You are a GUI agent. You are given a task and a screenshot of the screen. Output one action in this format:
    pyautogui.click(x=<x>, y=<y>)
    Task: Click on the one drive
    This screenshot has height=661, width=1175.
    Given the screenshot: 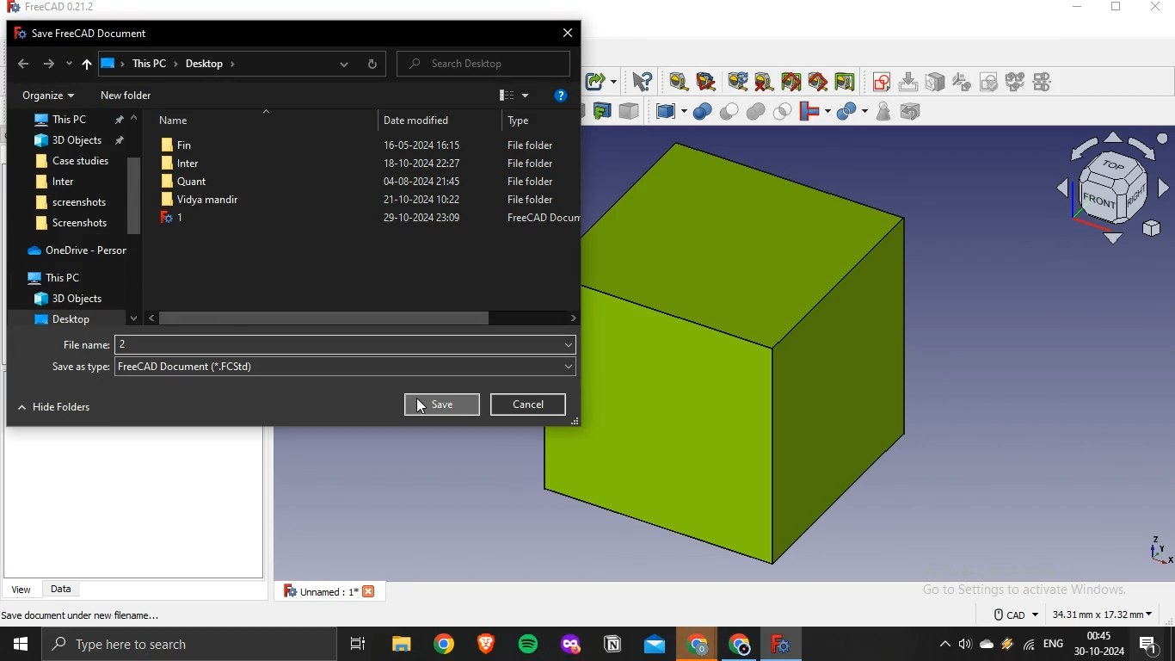 What is the action you would take?
    pyautogui.click(x=69, y=251)
    